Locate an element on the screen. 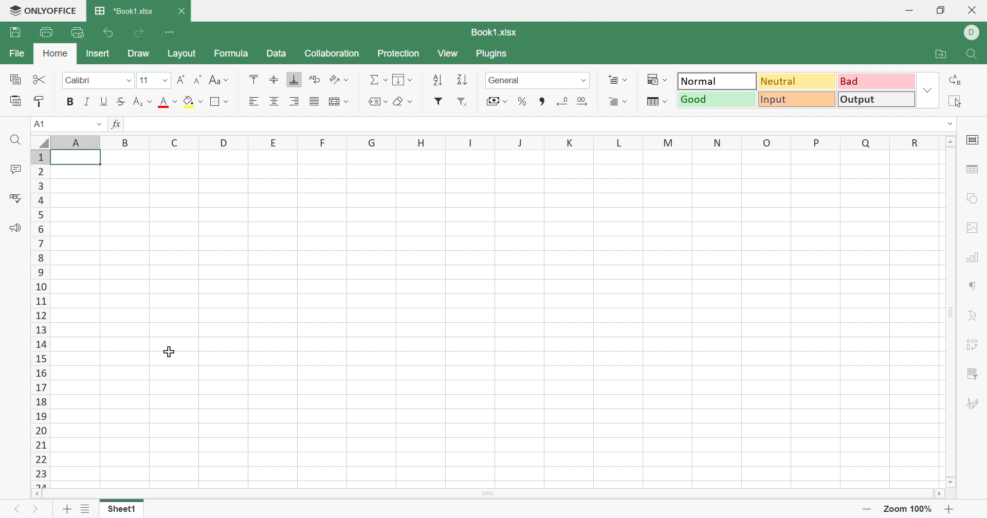 The width and height of the screenshot is (987, 518). Drop Down is located at coordinates (228, 81).